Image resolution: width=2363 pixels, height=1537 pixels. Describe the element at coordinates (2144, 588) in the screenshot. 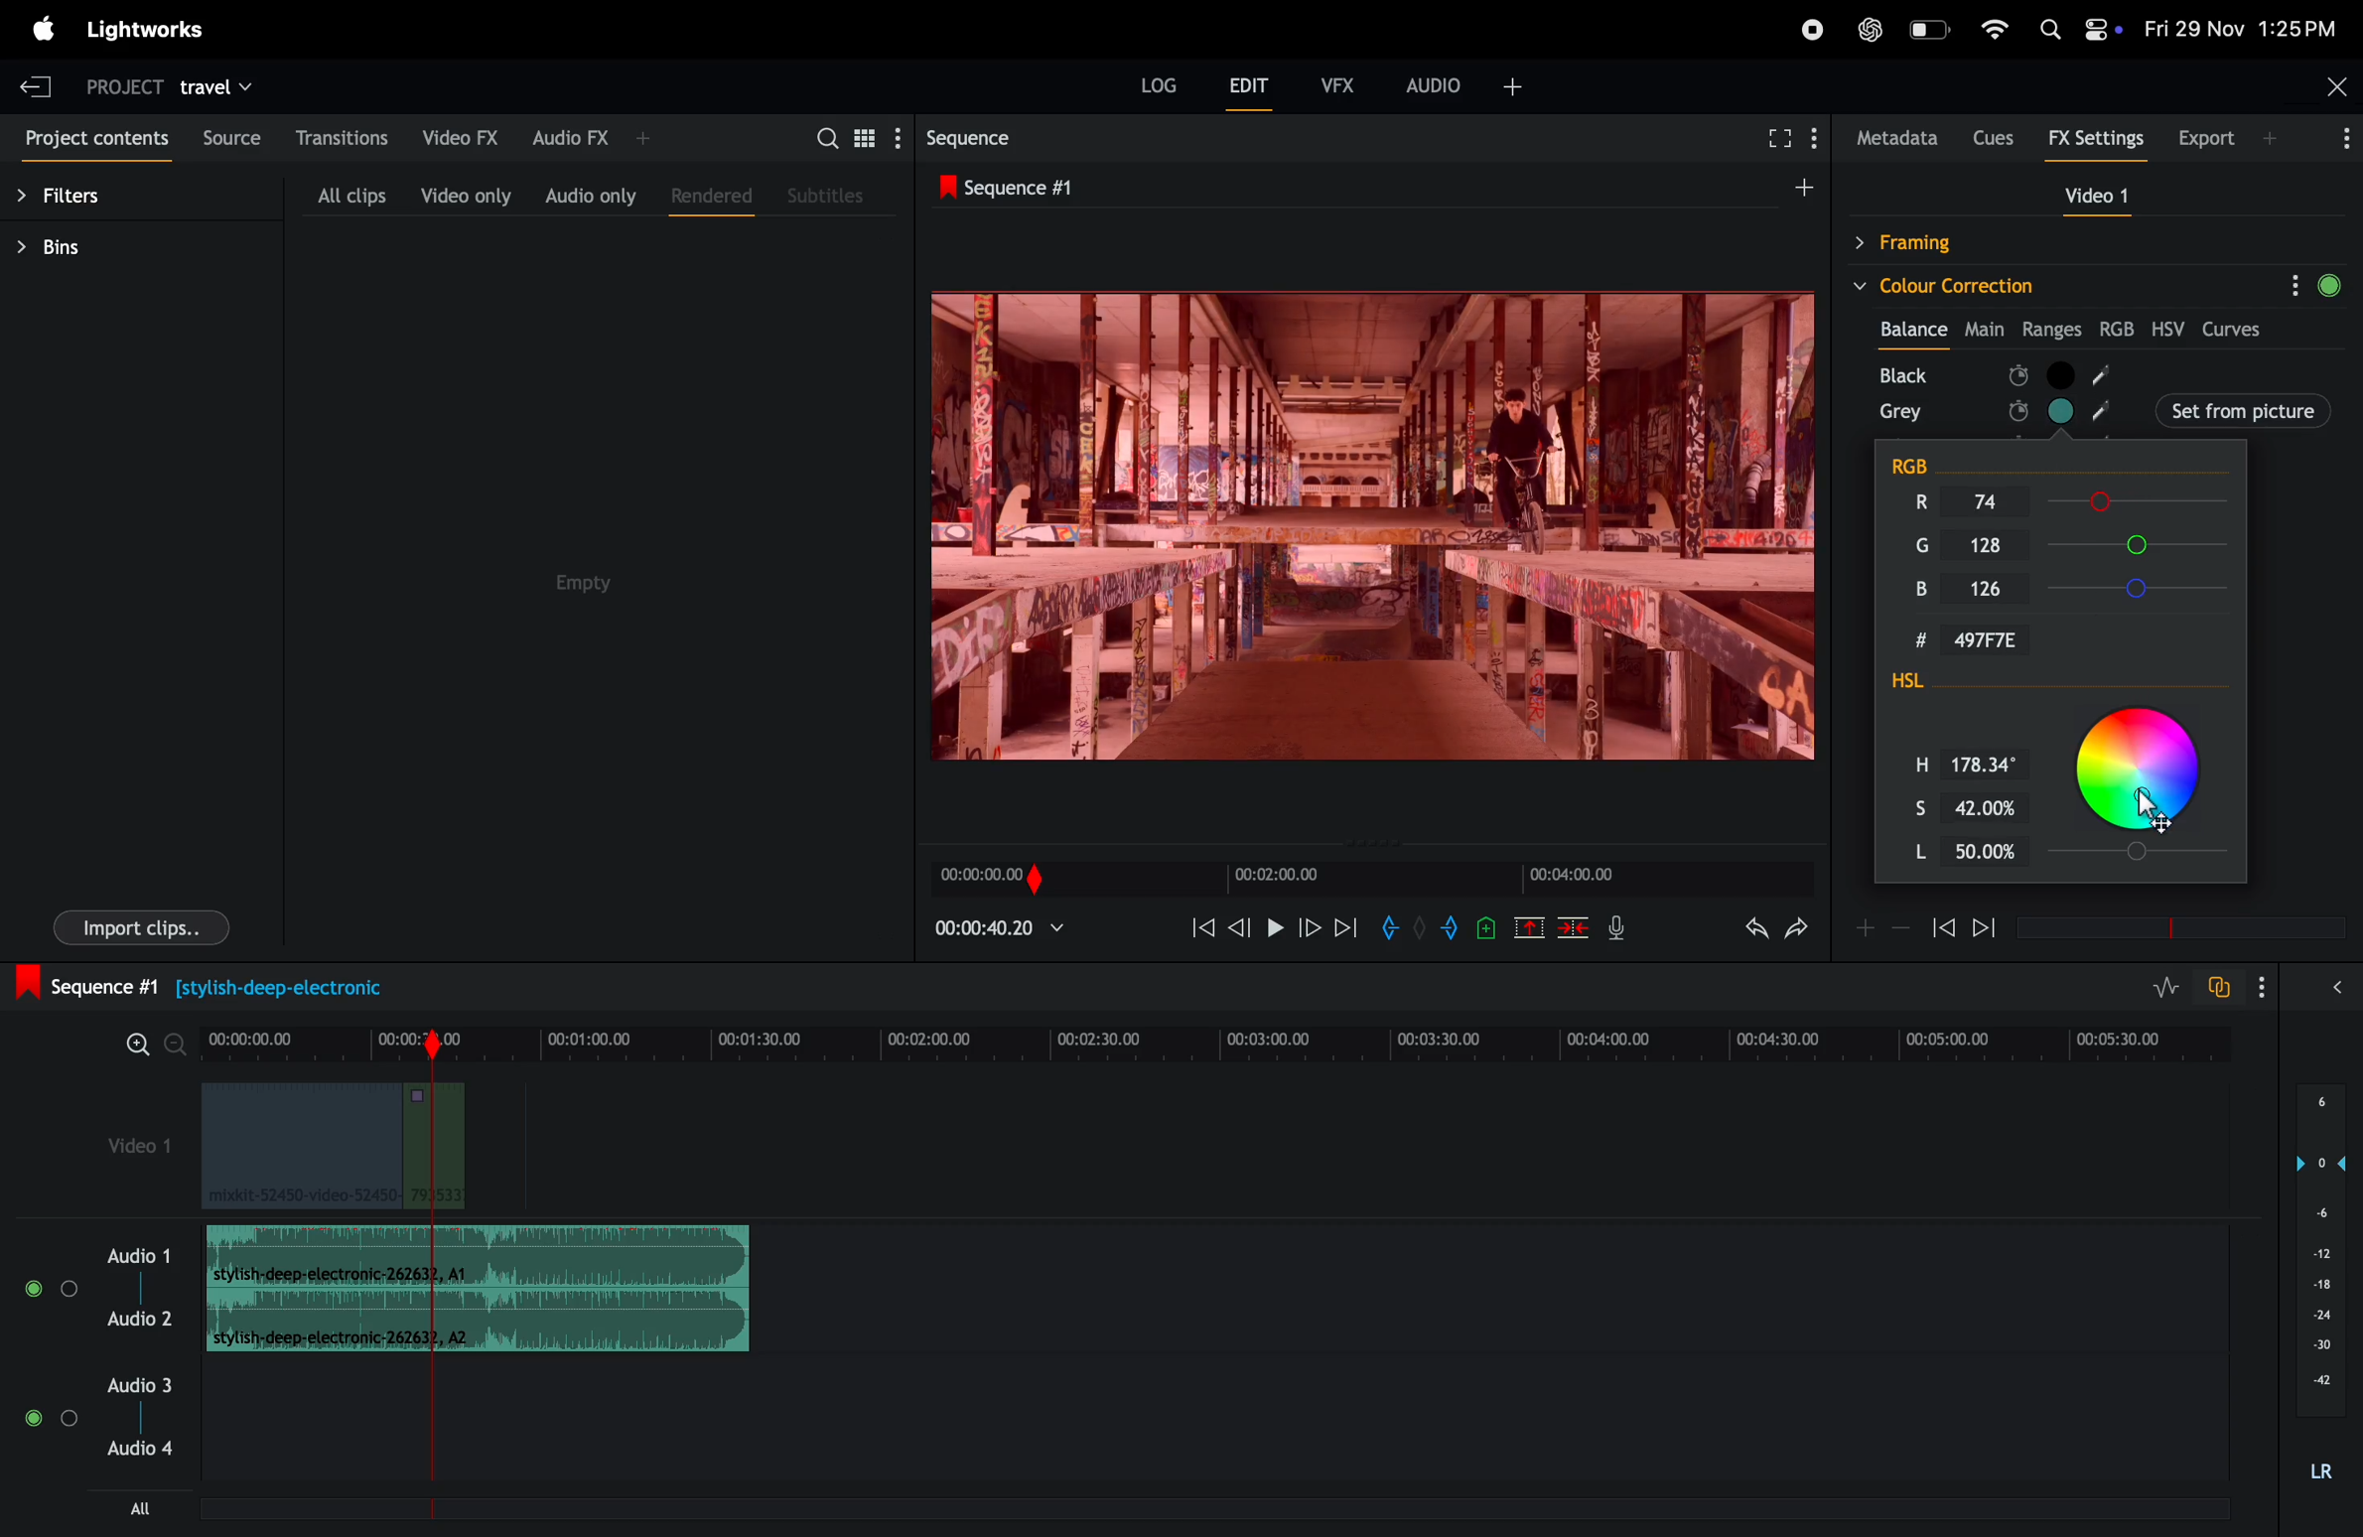

I see `B Slider` at that location.